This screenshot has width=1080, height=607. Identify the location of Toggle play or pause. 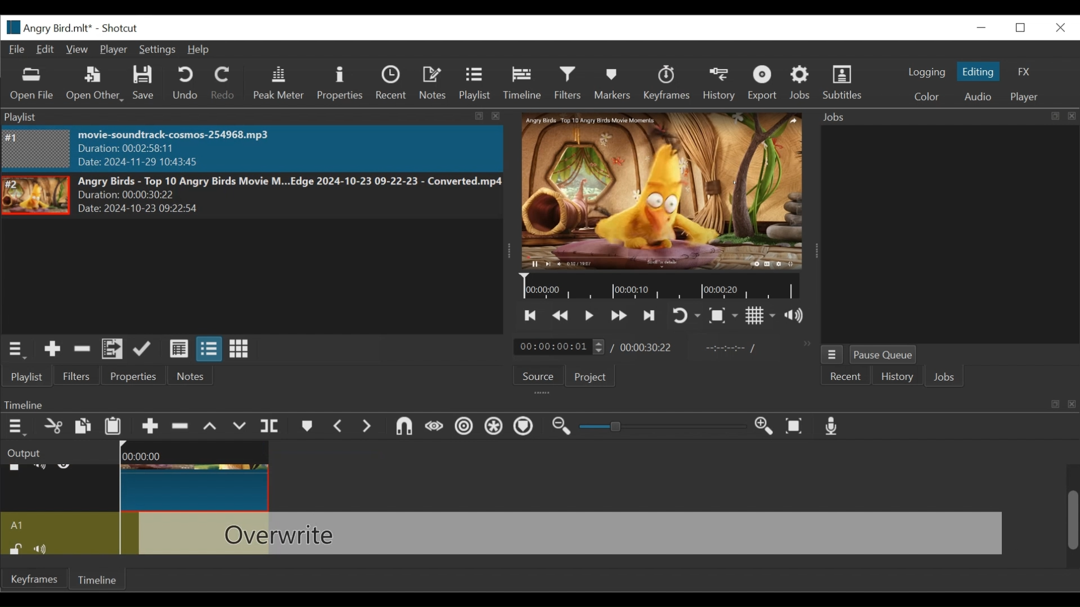
(589, 316).